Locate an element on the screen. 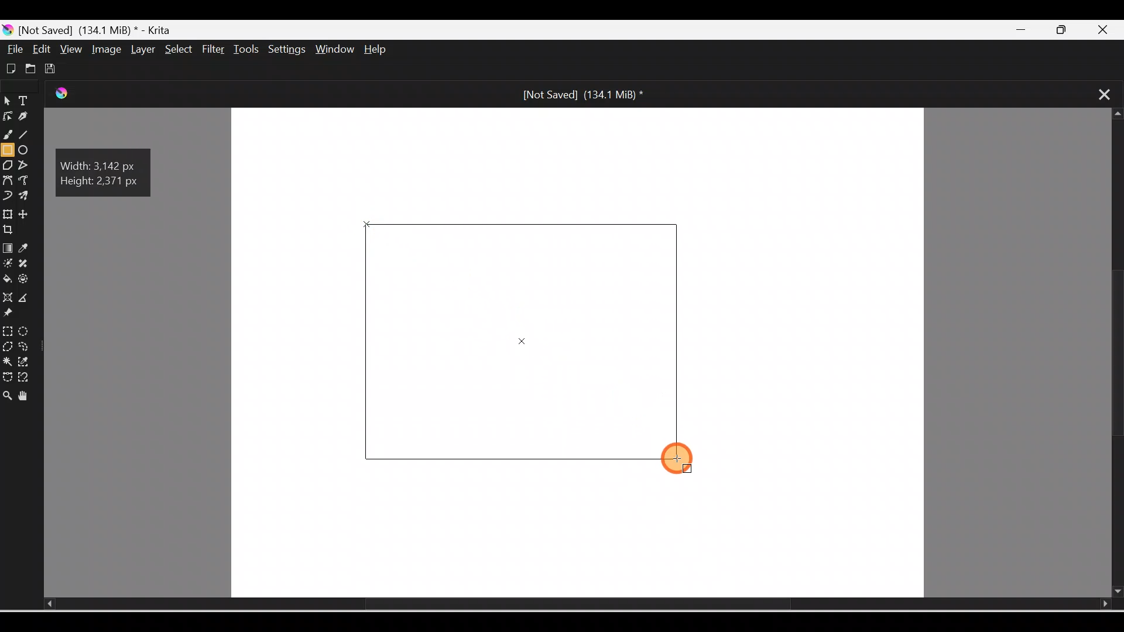 The width and height of the screenshot is (1124, 632). Edit shapes tool is located at coordinates (7, 119).